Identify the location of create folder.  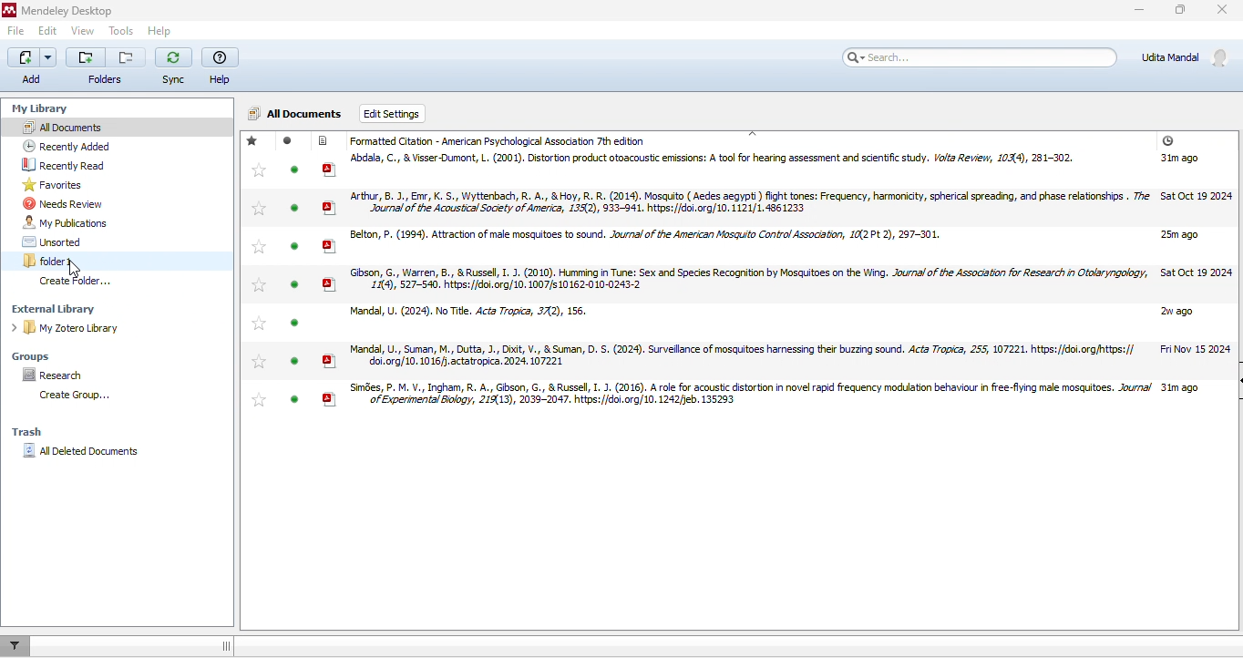
(89, 281).